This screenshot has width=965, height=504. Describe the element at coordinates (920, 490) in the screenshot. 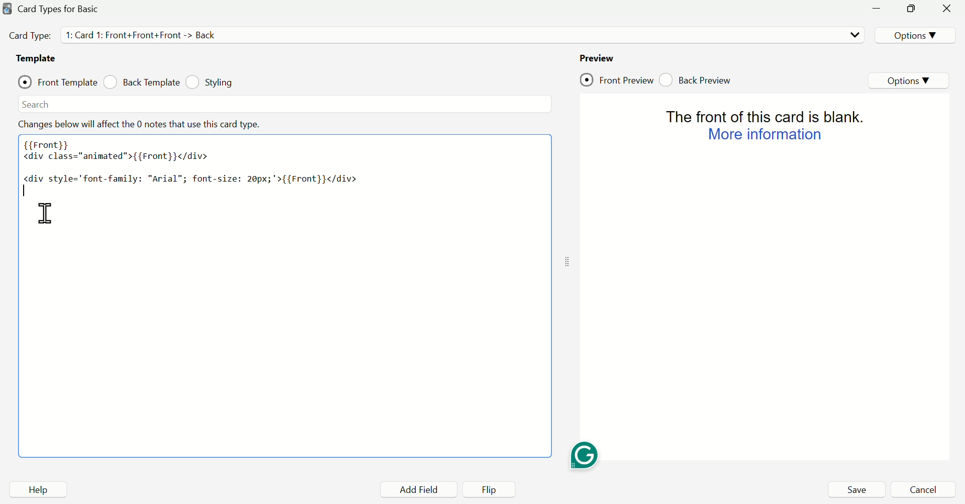

I see `Cancel` at that location.